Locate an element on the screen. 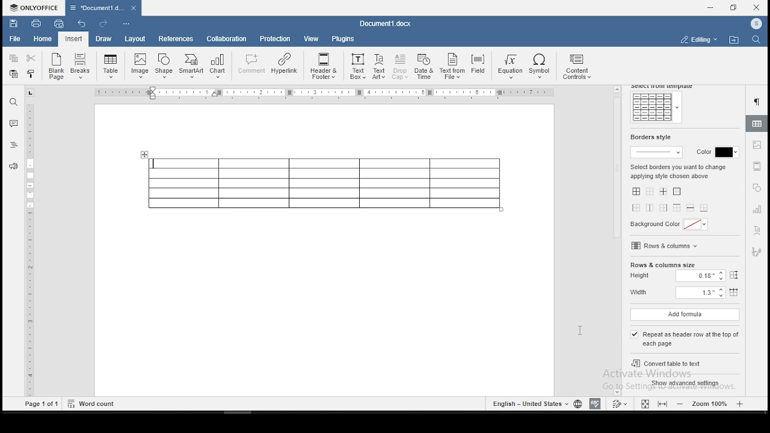 The height and width of the screenshot is (433, 770). SmartArt is located at coordinates (191, 66).